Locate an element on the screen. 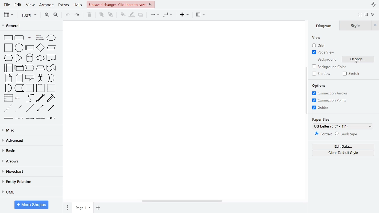 The width and height of the screenshot is (379, 213). sketch is located at coordinates (351, 74).